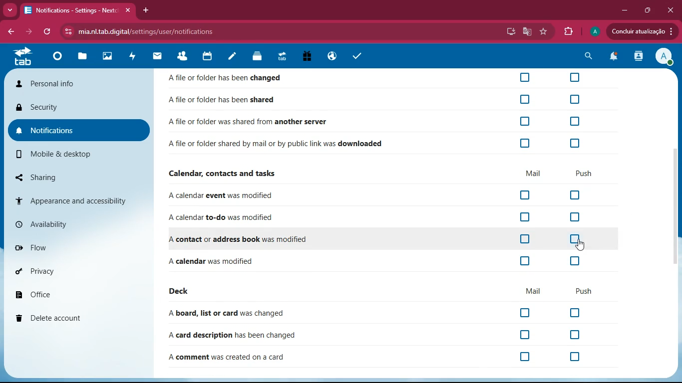 Image resolution: width=682 pixels, height=383 pixels. Describe the element at coordinates (583, 291) in the screenshot. I see `push` at that location.